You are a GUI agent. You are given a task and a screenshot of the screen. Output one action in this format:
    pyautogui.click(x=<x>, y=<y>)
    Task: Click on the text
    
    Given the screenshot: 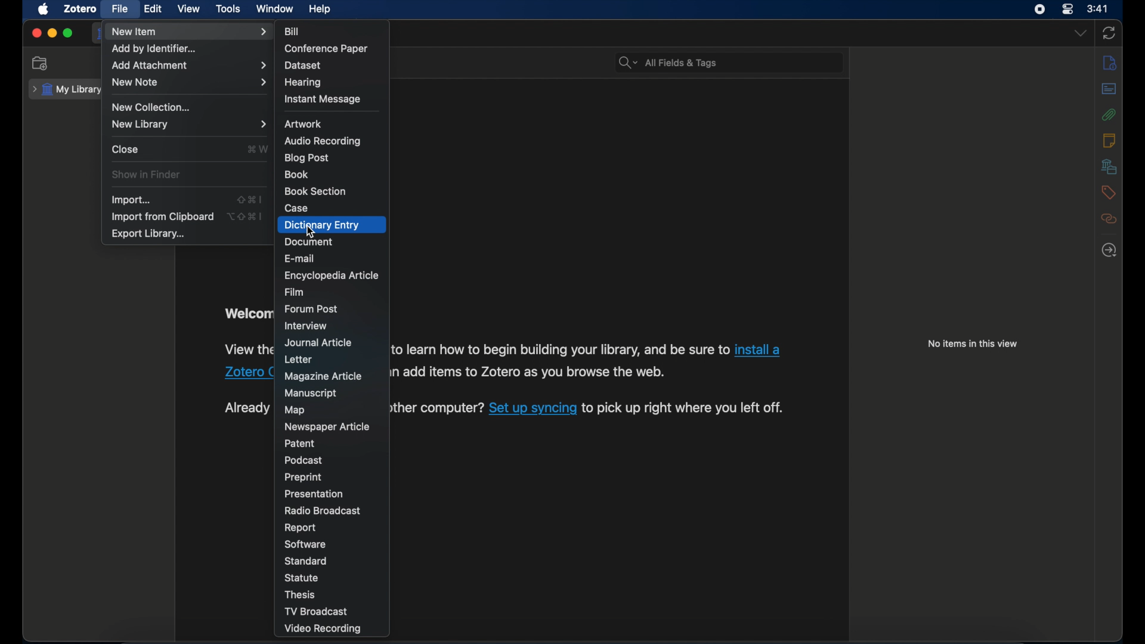 What is the action you would take?
    pyautogui.click(x=524, y=374)
    